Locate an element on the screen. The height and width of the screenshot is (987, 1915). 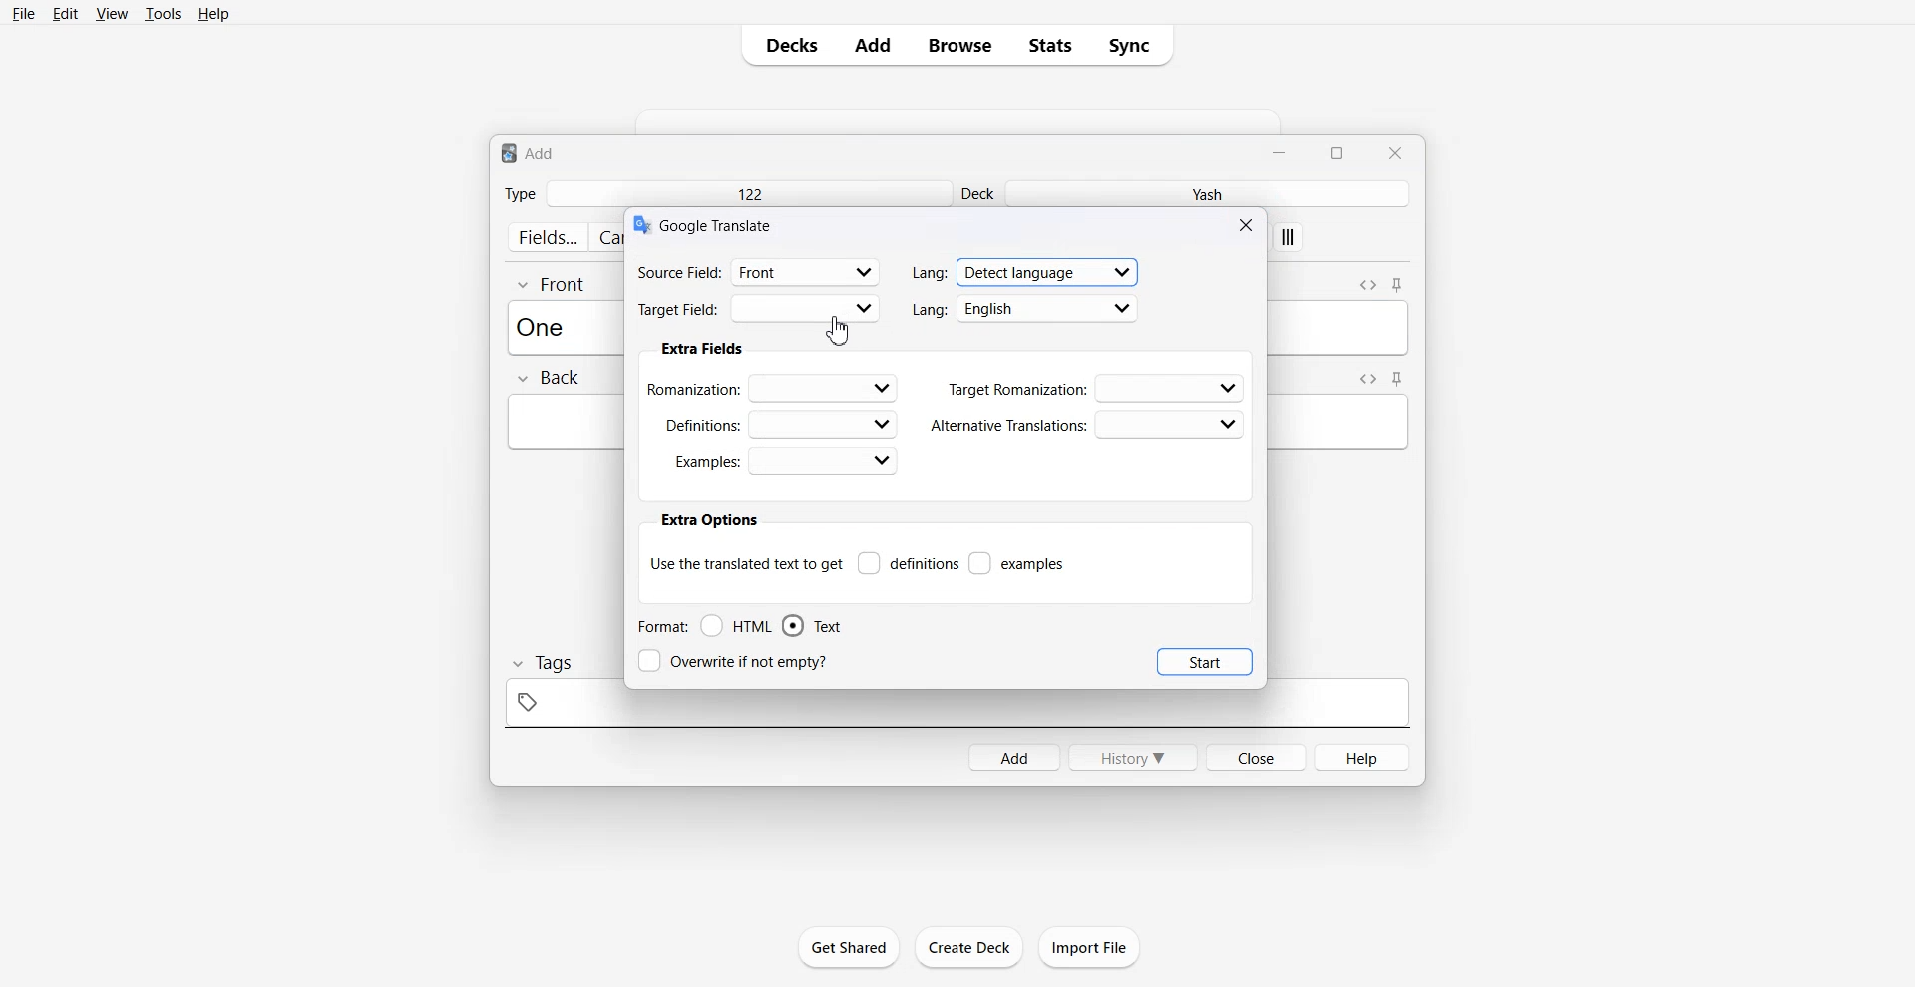
Minimize is located at coordinates (1282, 151).